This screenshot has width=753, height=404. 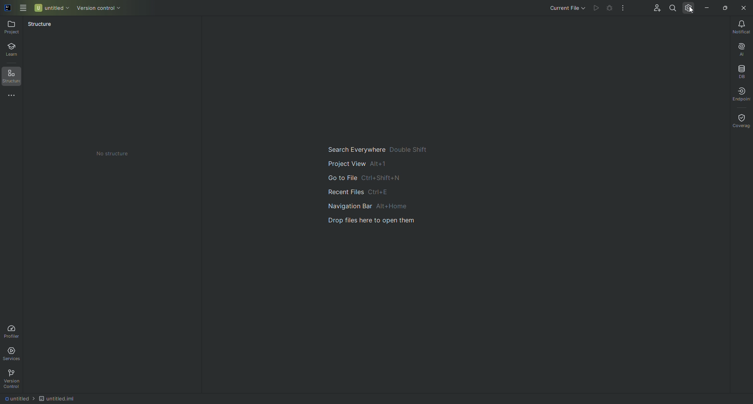 I want to click on Application logo, so click(x=9, y=9).